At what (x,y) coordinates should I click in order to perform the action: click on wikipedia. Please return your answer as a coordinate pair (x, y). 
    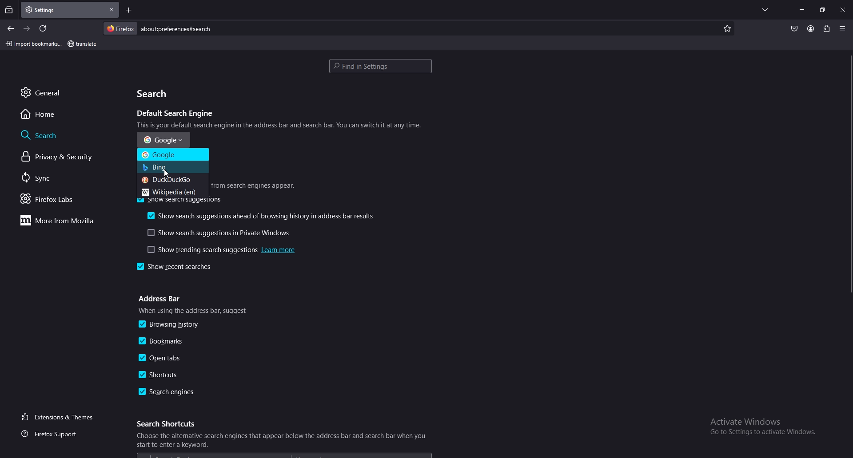
    Looking at the image, I should click on (172, 191).